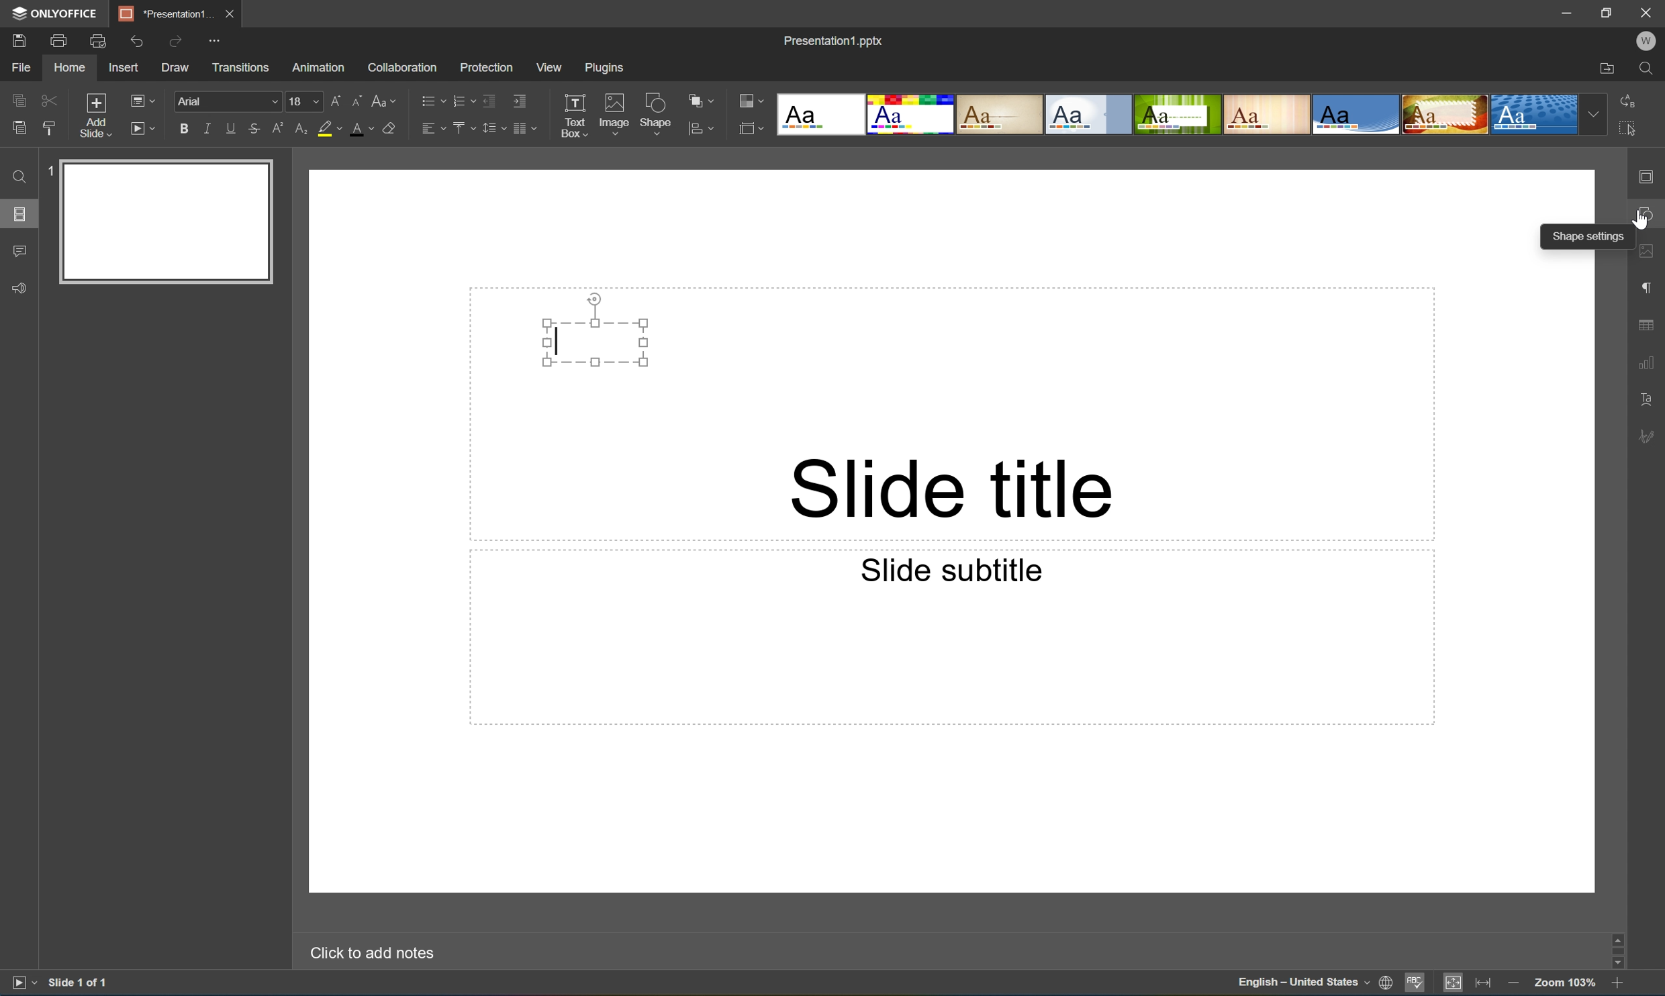 Image resolution: width=1665 pixels, height=996 pixels. What do you see at coordinates (953, 570) in the screenshot?
I see `Slide subtitle` at bounding box center [953, 570].